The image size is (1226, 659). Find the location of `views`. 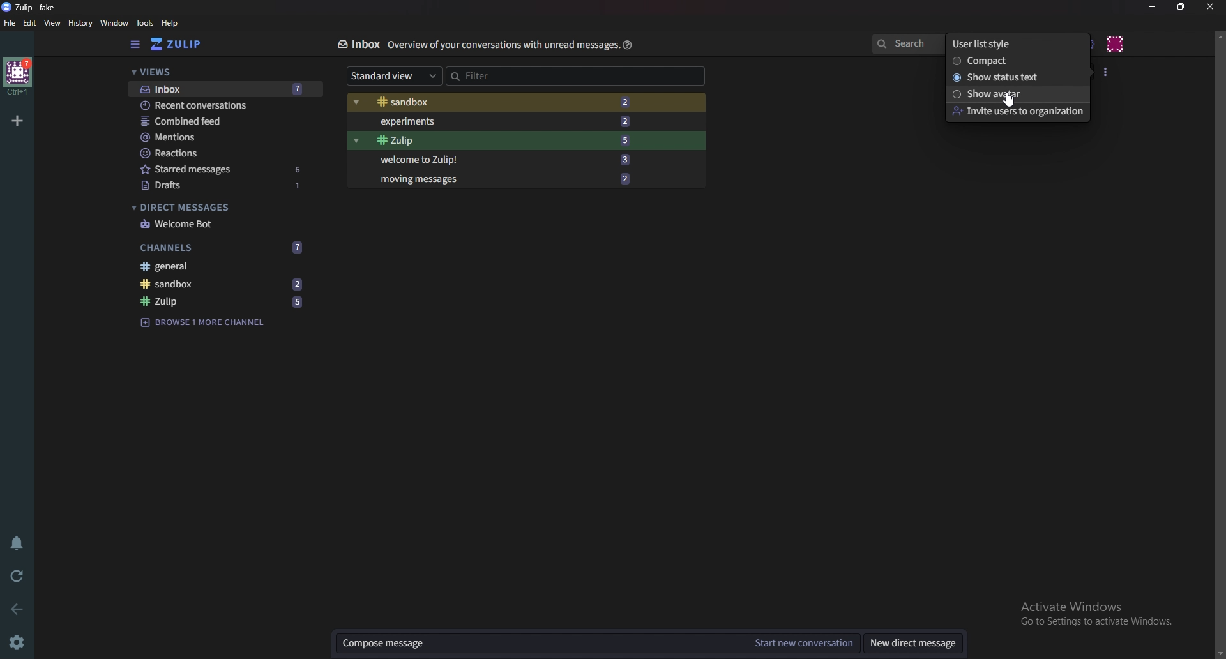

views is located at coordinates (222, 72).